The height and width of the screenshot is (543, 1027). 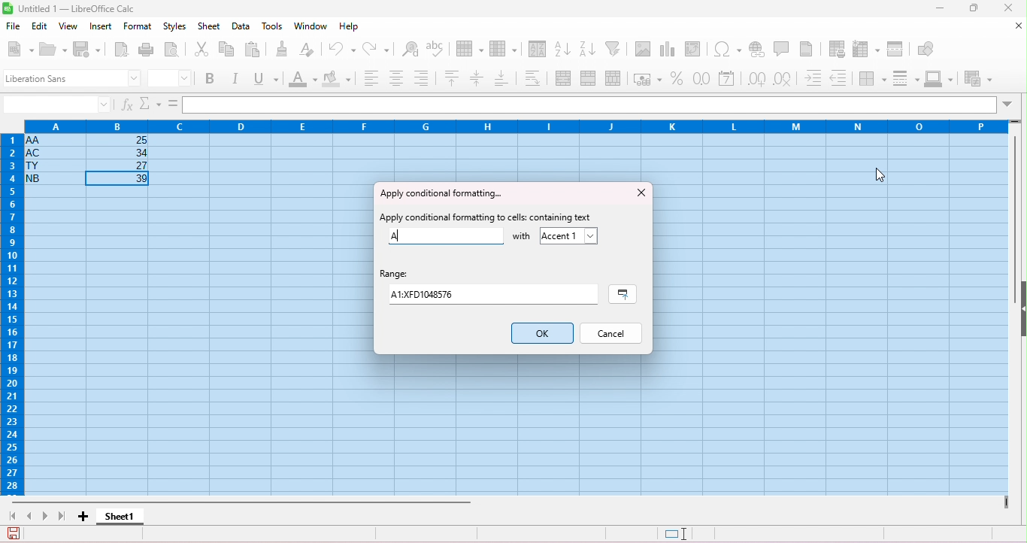 I want to click on drag to view rows, so click(x=1016, y=122).